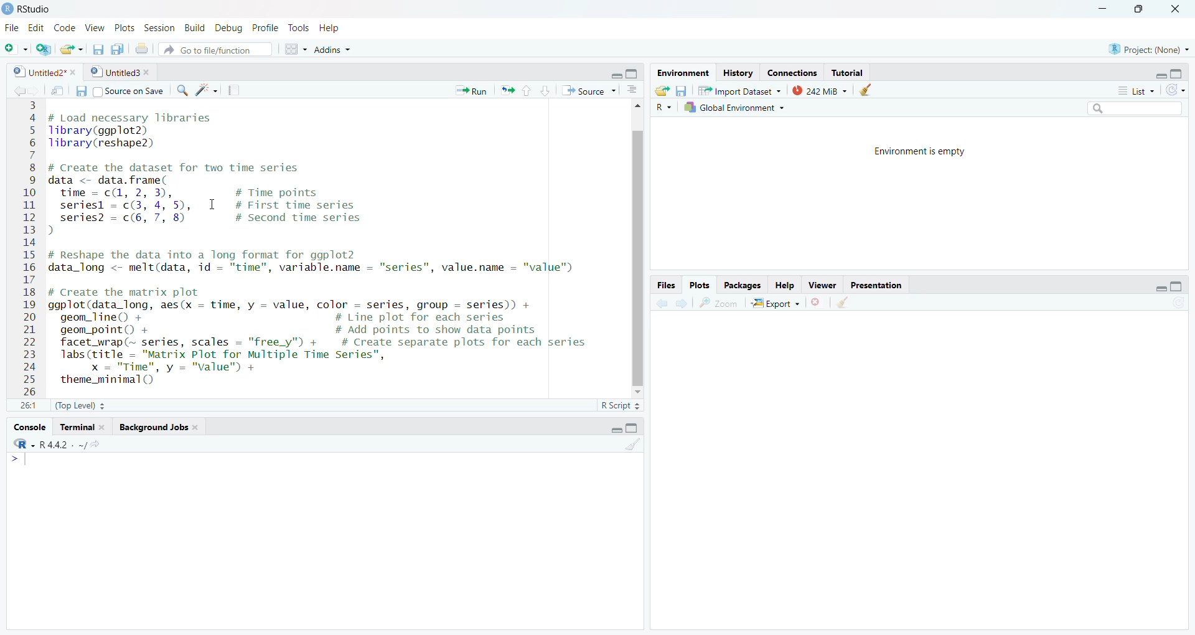  Describe the element at coordinates (914, 149) in the screenshot. I see `Environment is empty` at that location.